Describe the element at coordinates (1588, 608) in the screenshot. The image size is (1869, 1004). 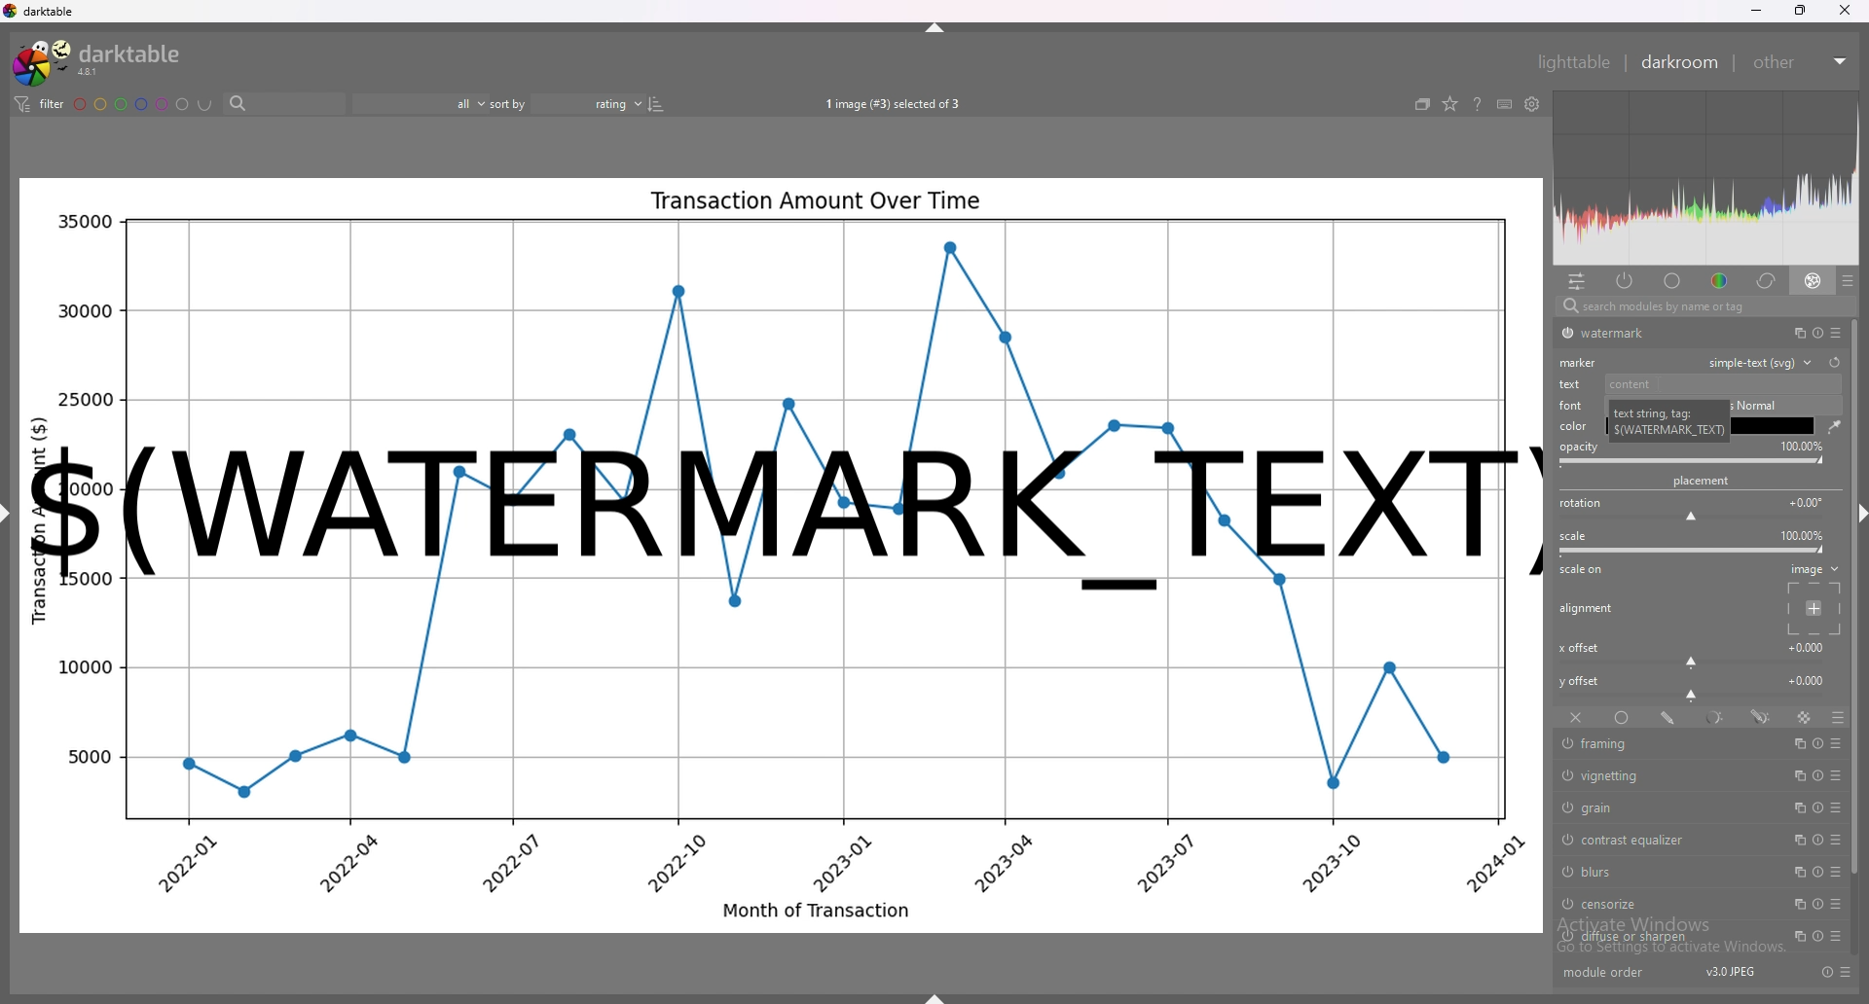
I see `alignment` at that location.